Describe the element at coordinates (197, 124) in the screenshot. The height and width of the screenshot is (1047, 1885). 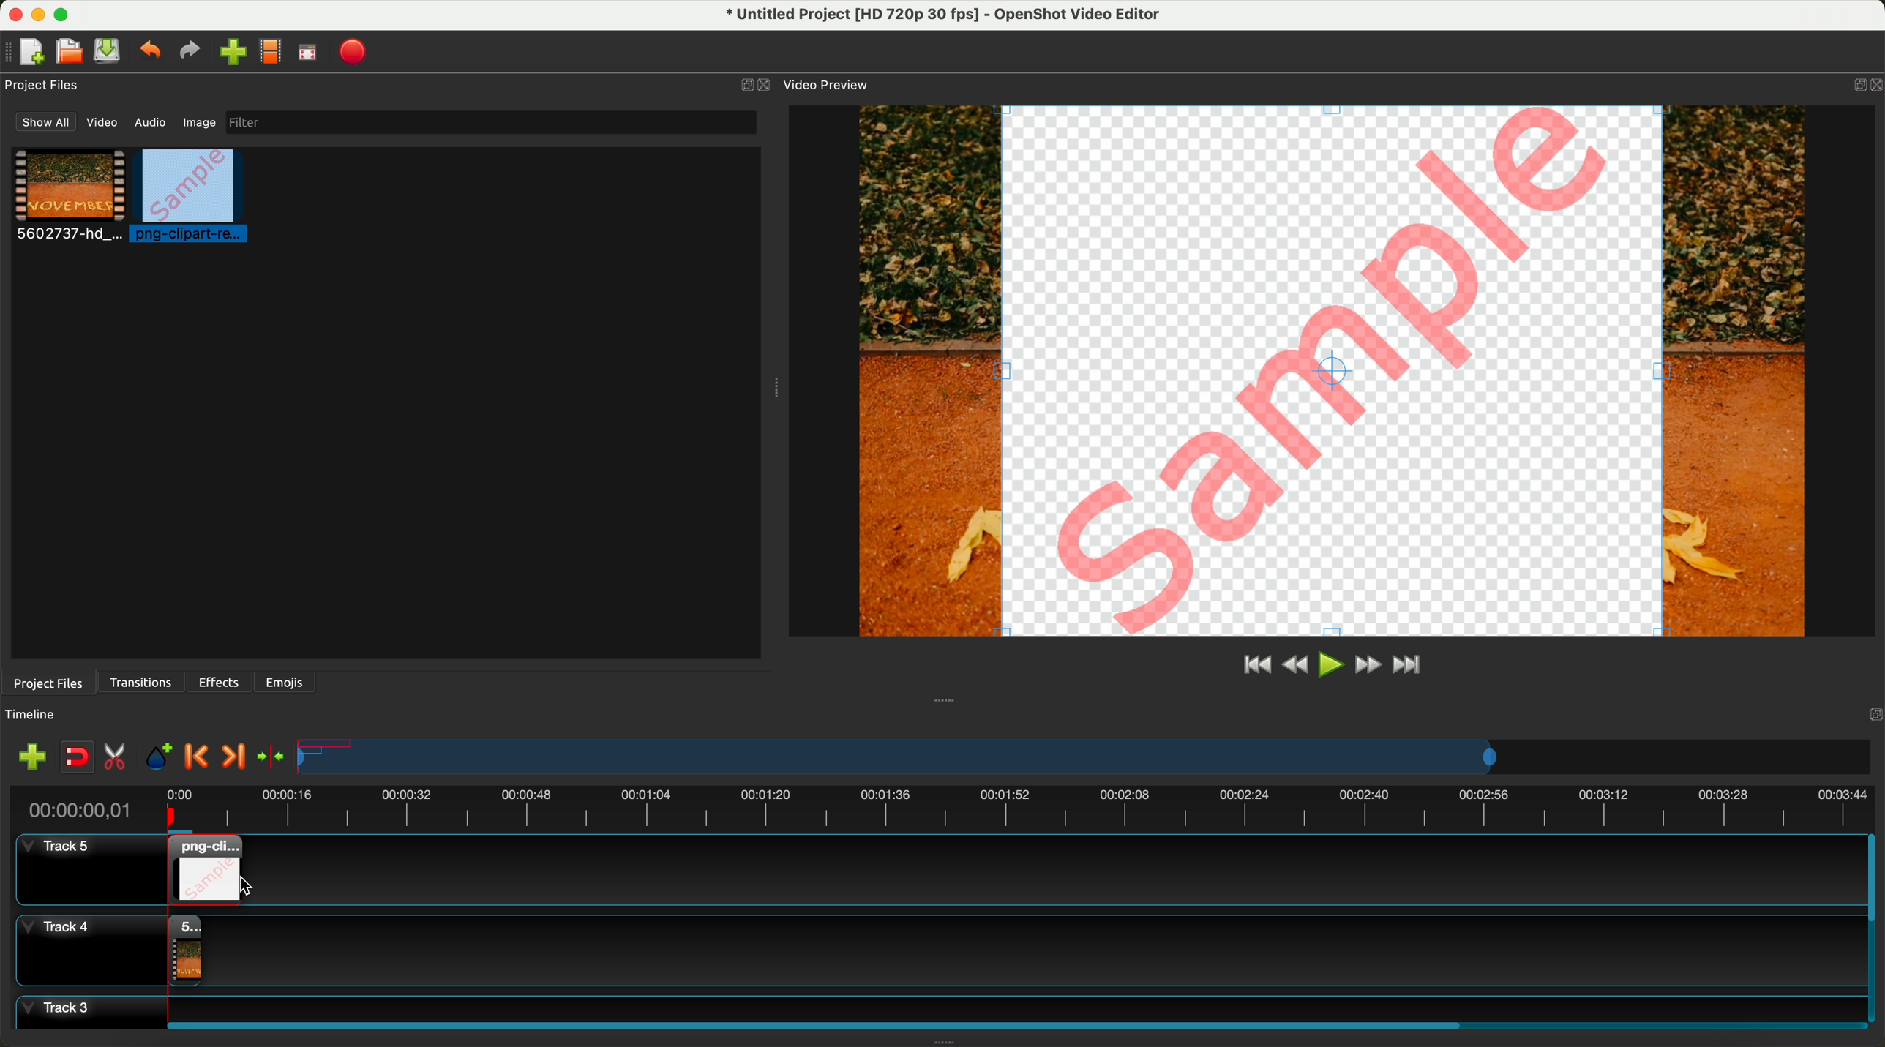
I see `image` at that location.